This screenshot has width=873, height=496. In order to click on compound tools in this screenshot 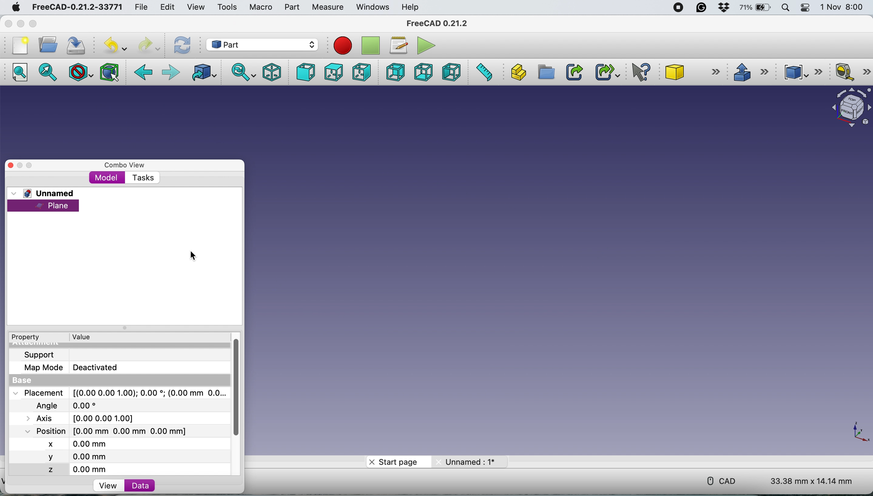, I will do `click(805, 70)`.